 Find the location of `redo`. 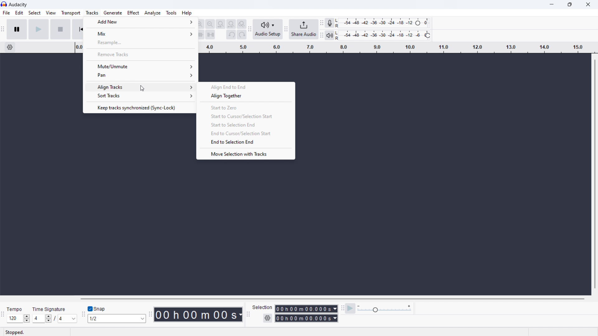

redo is located at coordinates (242, 35).